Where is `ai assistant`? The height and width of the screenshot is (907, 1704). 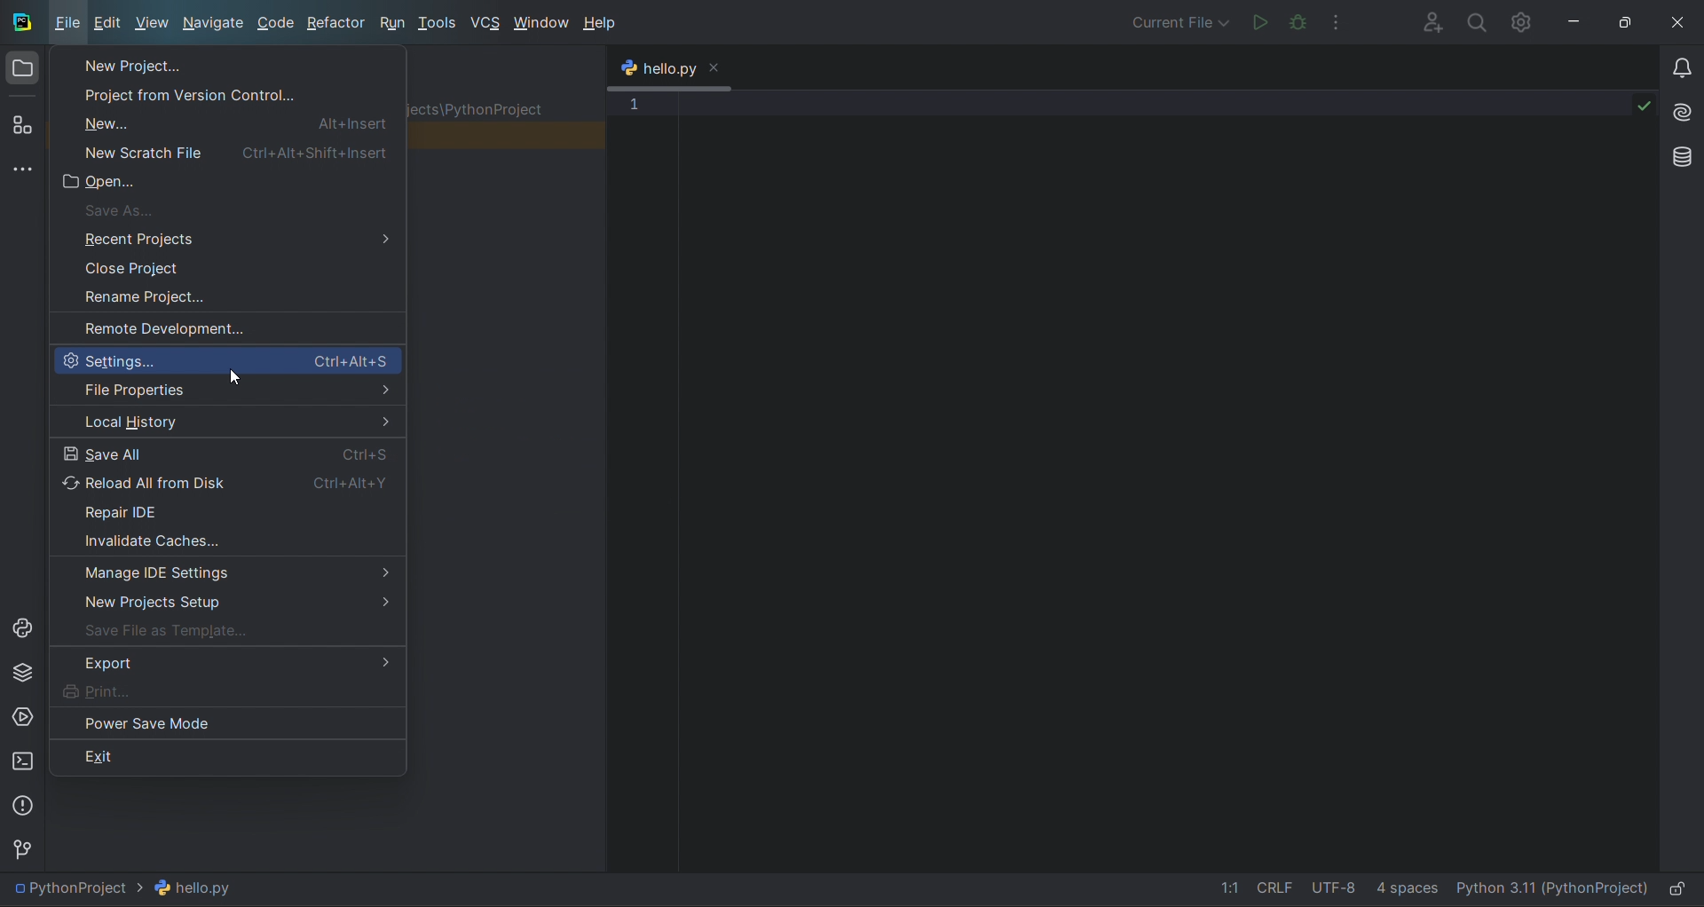
ai assistant is located at coordinates (1681, 111).